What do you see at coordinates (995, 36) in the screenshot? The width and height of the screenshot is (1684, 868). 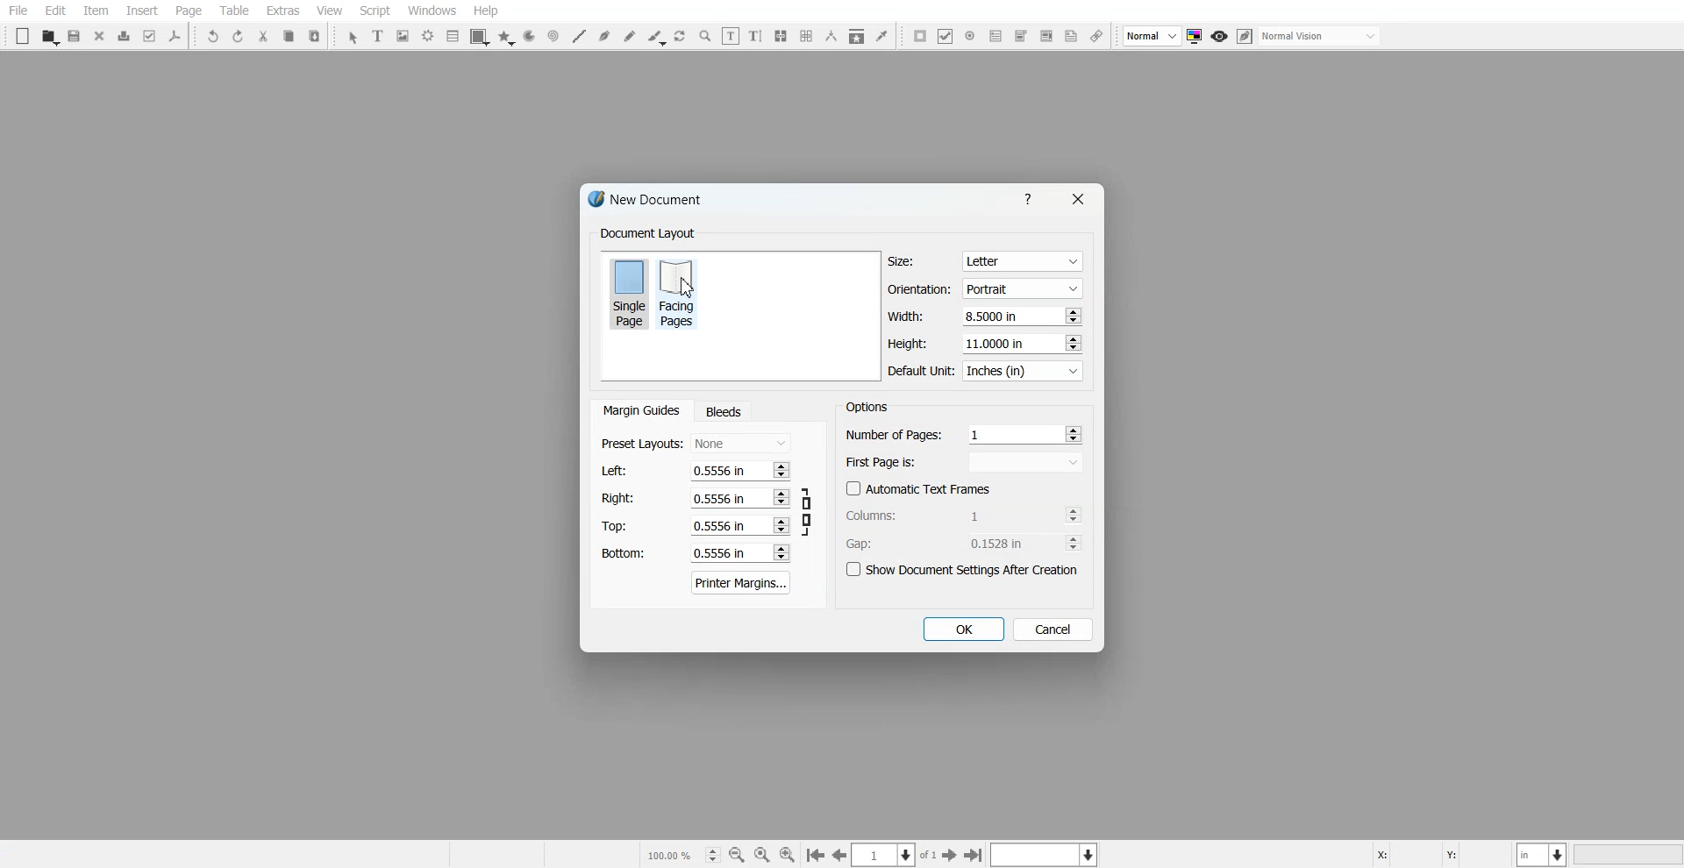 I see `PDF Text Field` at bounding box center [995, 36].